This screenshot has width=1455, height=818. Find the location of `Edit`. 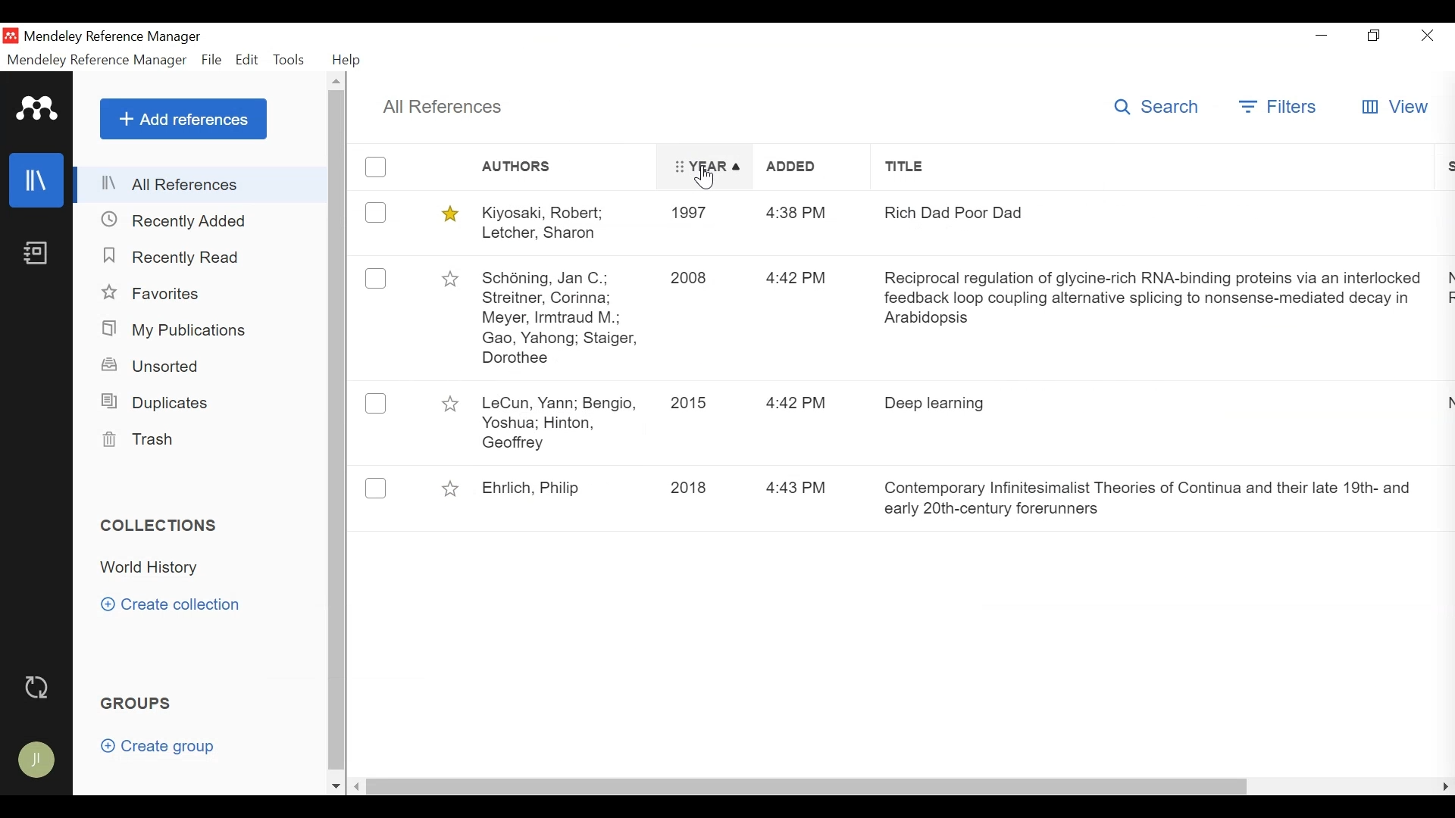

Edit is located at coordinates (245, 60).